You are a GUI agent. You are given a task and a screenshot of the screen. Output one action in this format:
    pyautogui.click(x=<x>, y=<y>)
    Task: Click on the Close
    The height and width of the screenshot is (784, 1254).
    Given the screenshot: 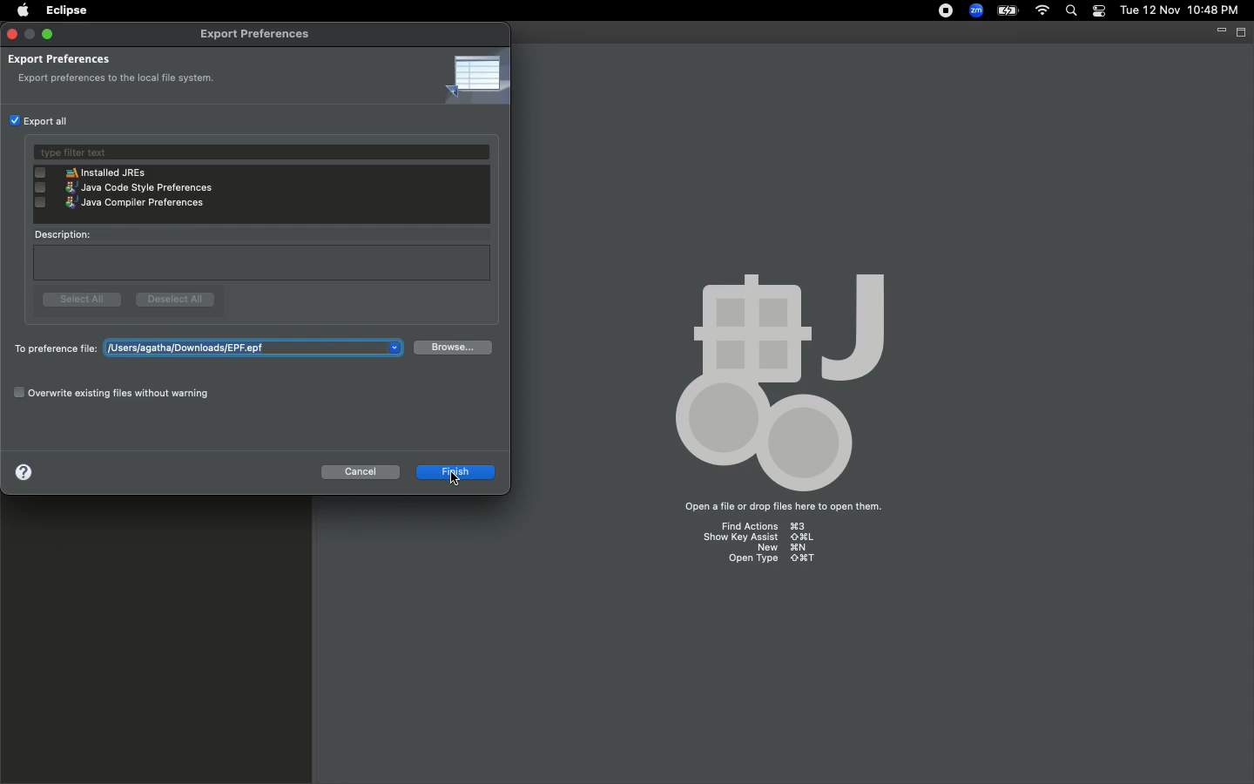 What is the action you would take?
    pyautogui.click(x=12, y=35)
    